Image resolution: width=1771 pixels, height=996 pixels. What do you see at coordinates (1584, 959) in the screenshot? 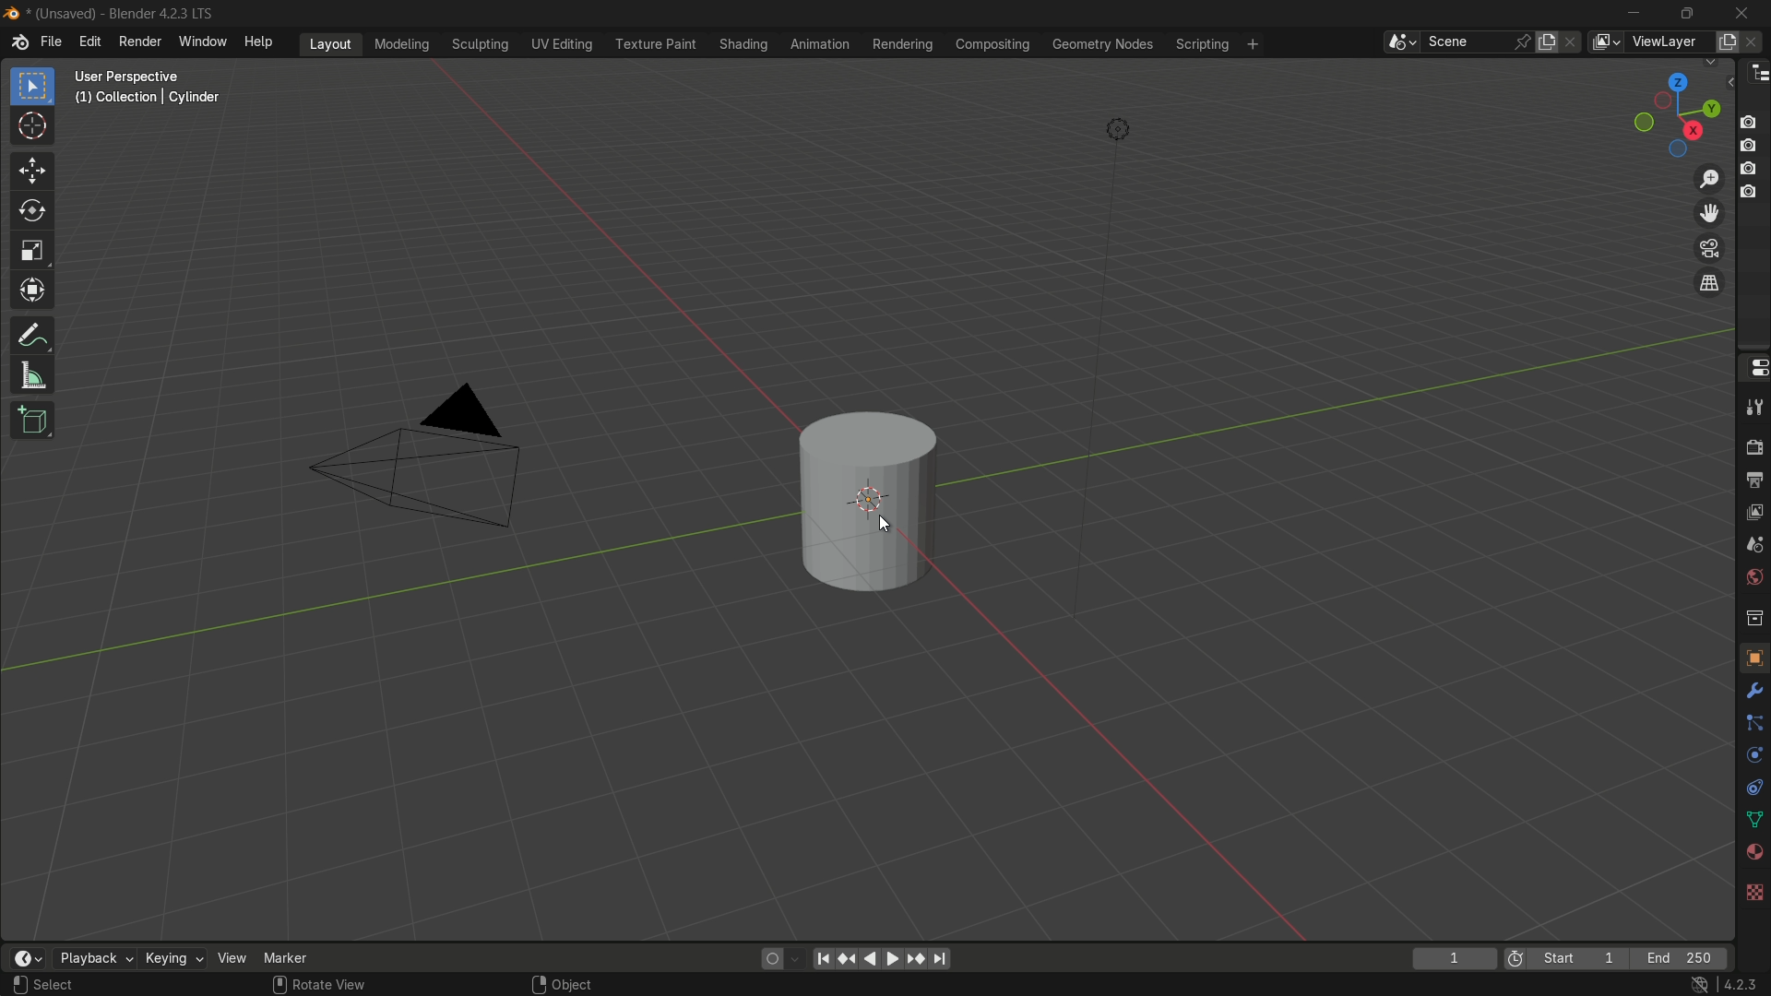
I see `Start 1` at bounding box center [1584, 959].